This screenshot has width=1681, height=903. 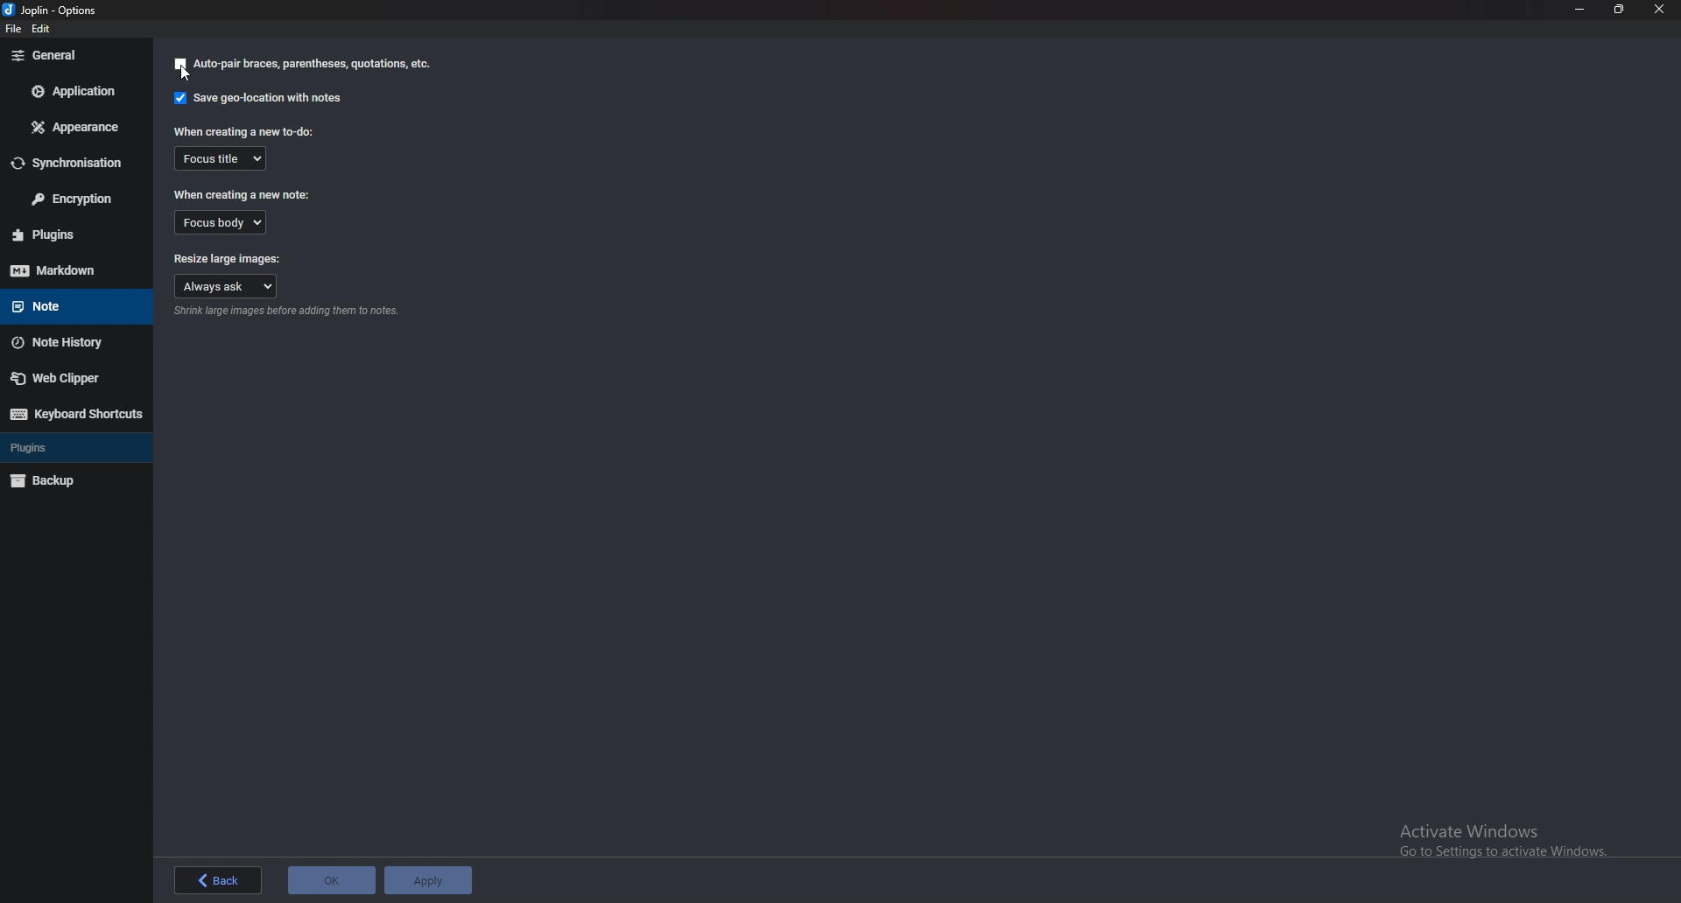 What do you see at coordinates (243, 131) in the screenshot?
I see `When creating a new to do` at bounding box center [243, 131].